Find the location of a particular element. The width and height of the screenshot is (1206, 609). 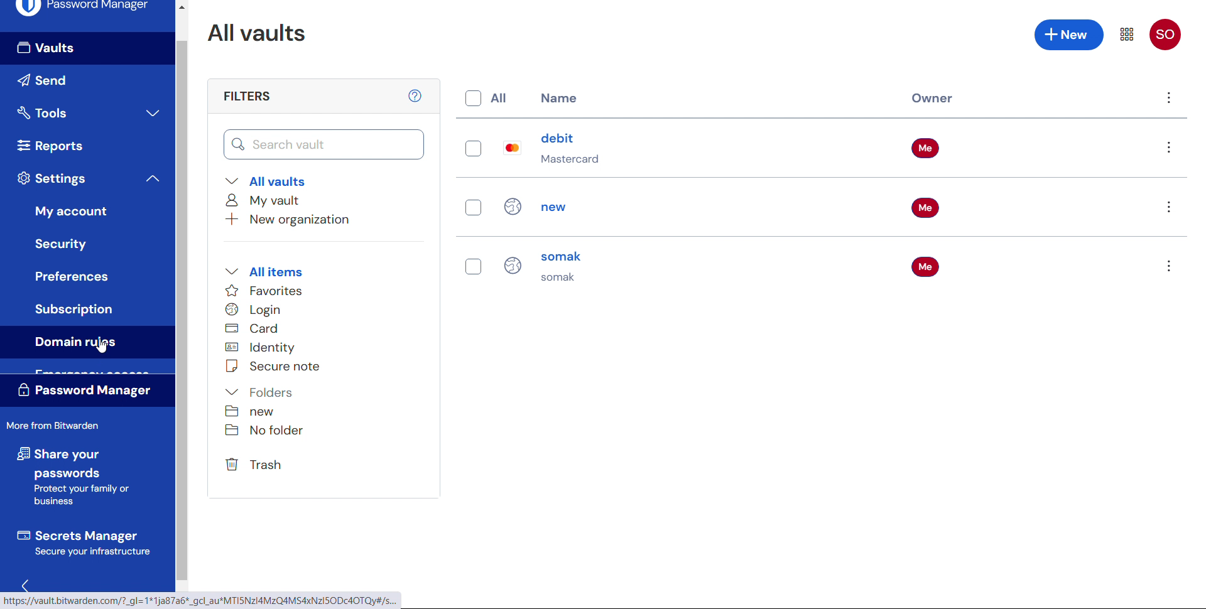

collapse settings is located at coordinates (151, 178).